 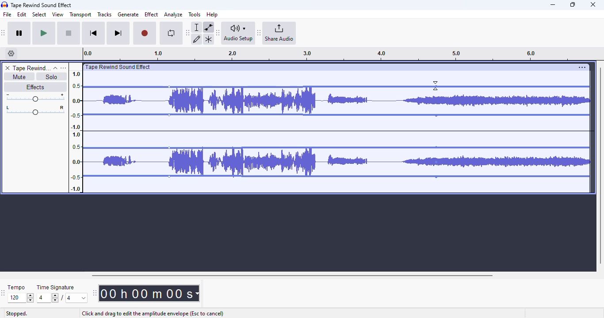 I want to click on play, so click(x=44, y=34).